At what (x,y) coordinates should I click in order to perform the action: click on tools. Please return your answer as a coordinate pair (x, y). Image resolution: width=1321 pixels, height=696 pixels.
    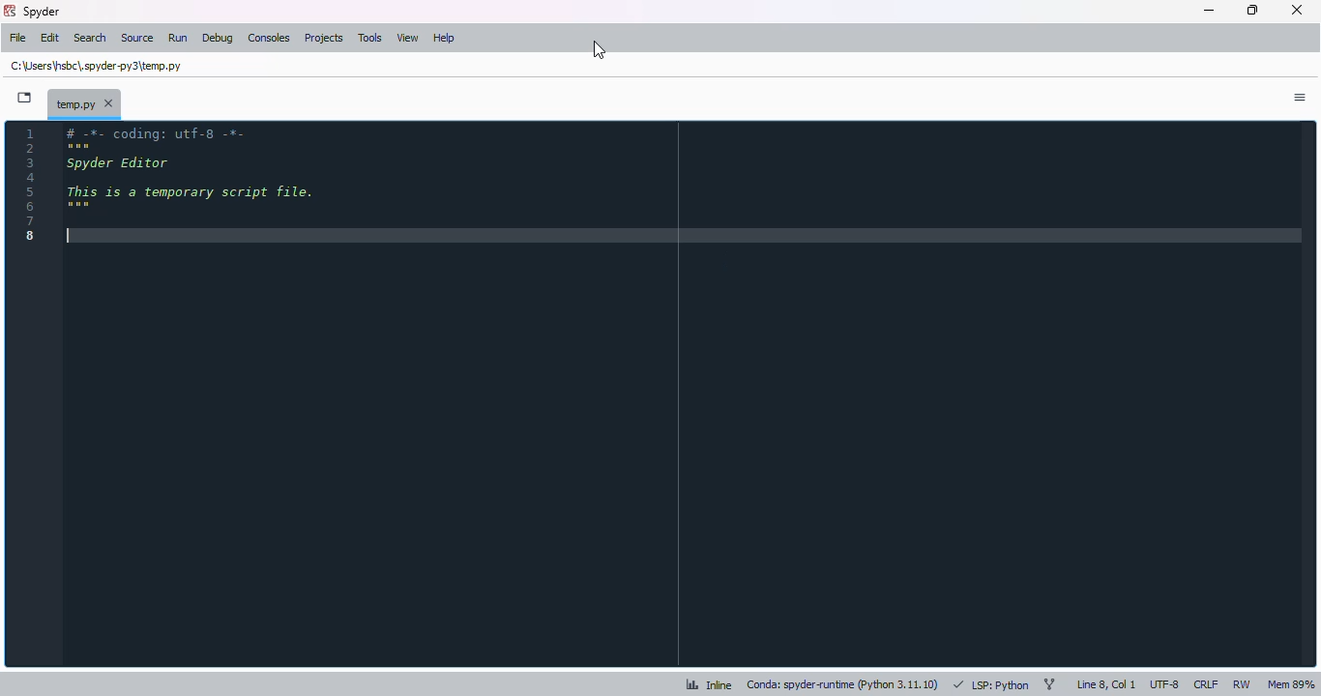
    Looking at the image, I should click on (370, 38).